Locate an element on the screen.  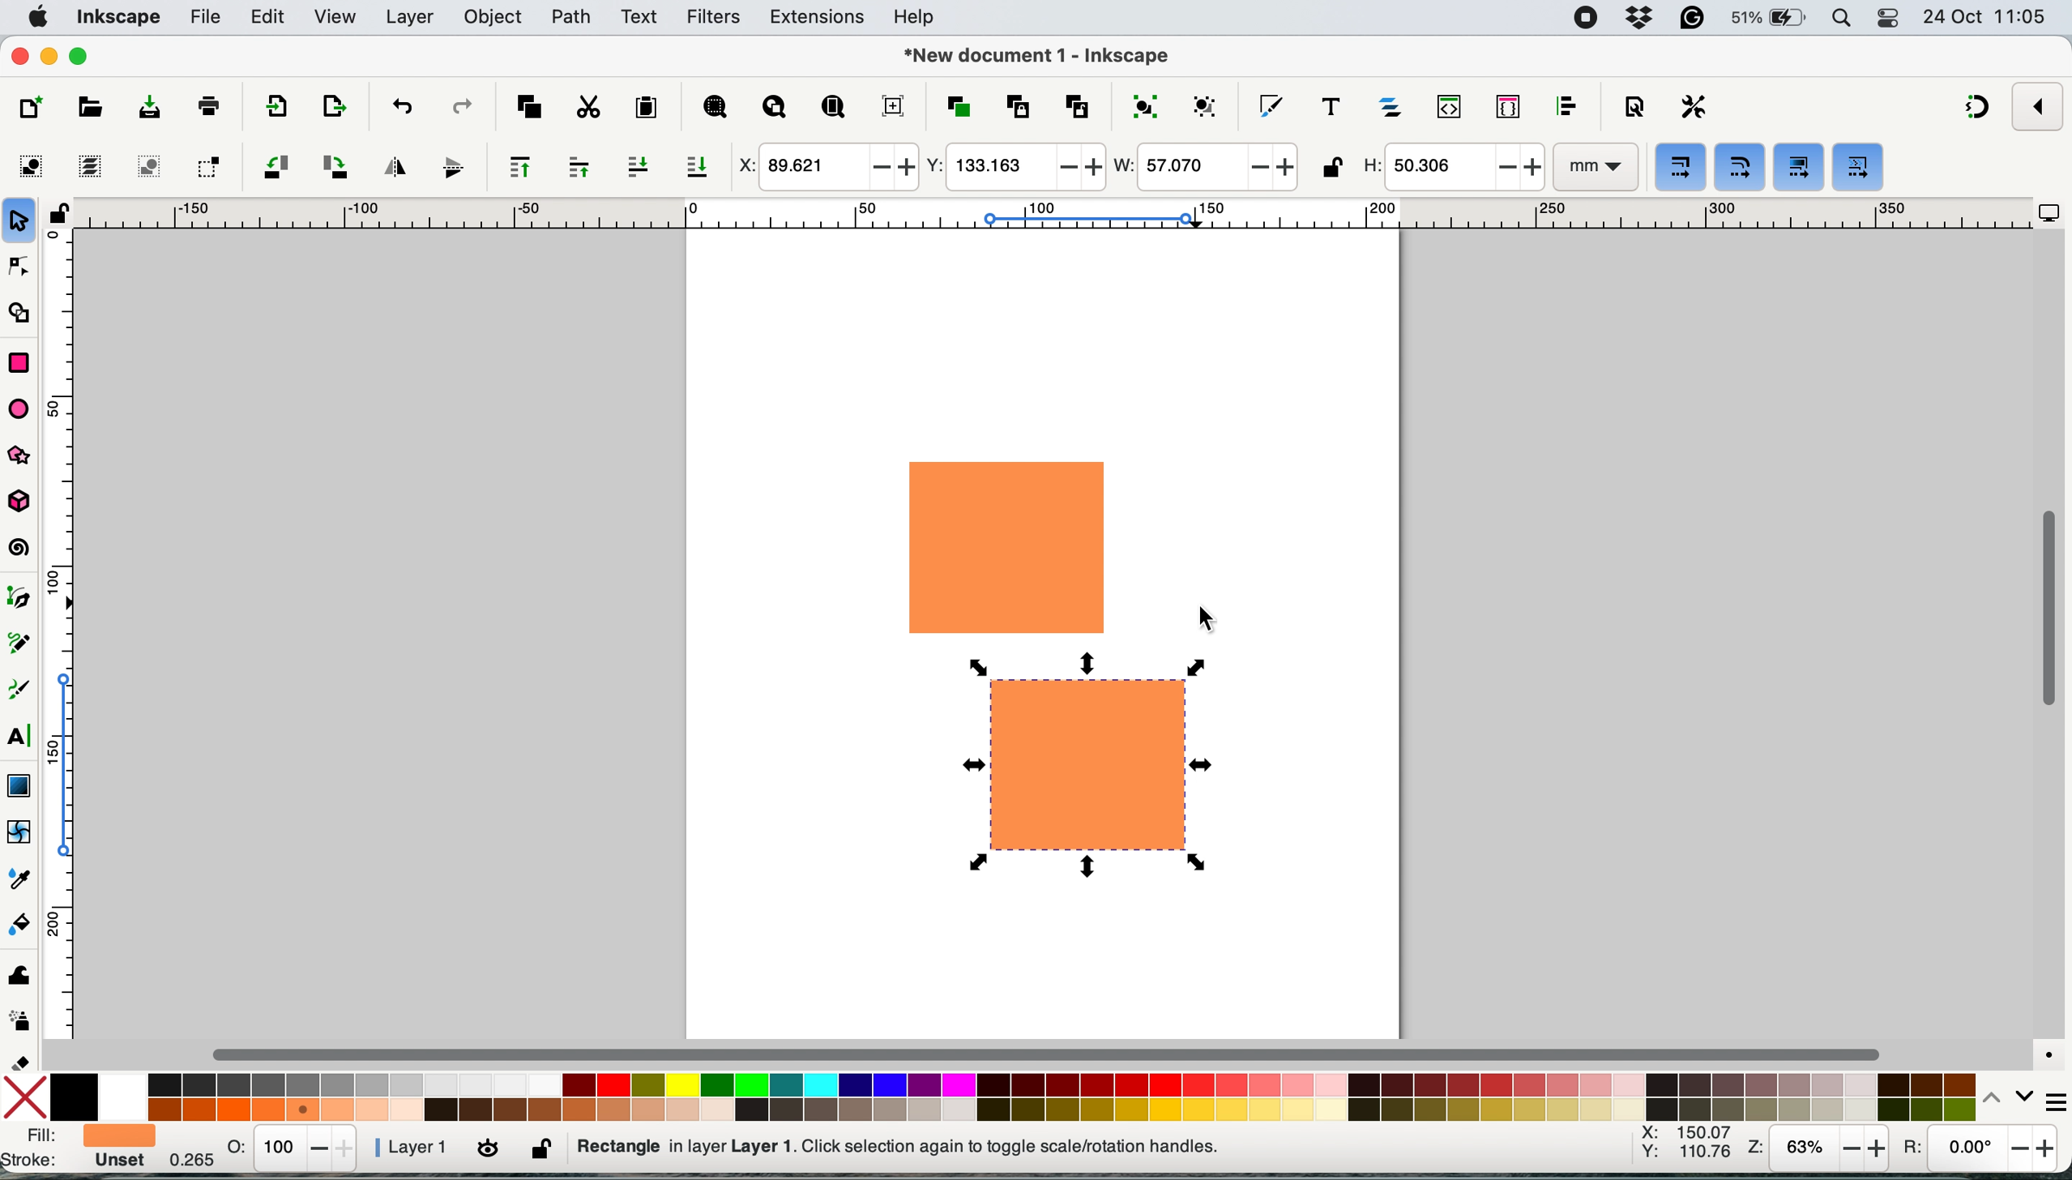
star and polygon tool is located at coordinates (27, 458).